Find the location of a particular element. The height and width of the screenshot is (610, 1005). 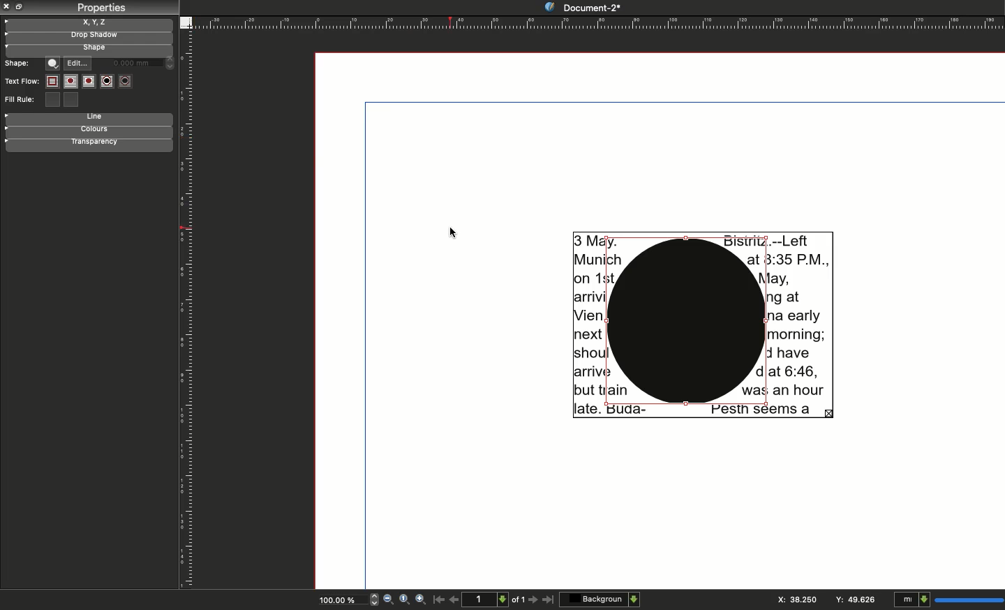

0.0 is located at coordinates (141, 61).